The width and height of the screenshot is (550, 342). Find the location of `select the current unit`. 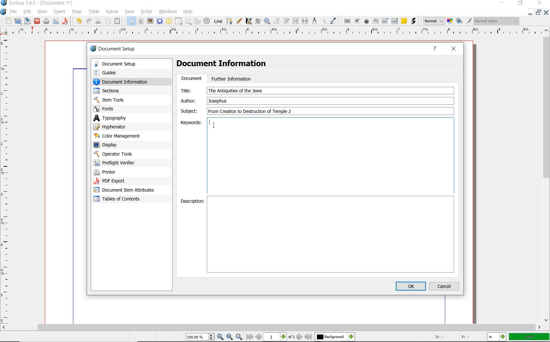

select the current unit is located at coordinates (497, 337).